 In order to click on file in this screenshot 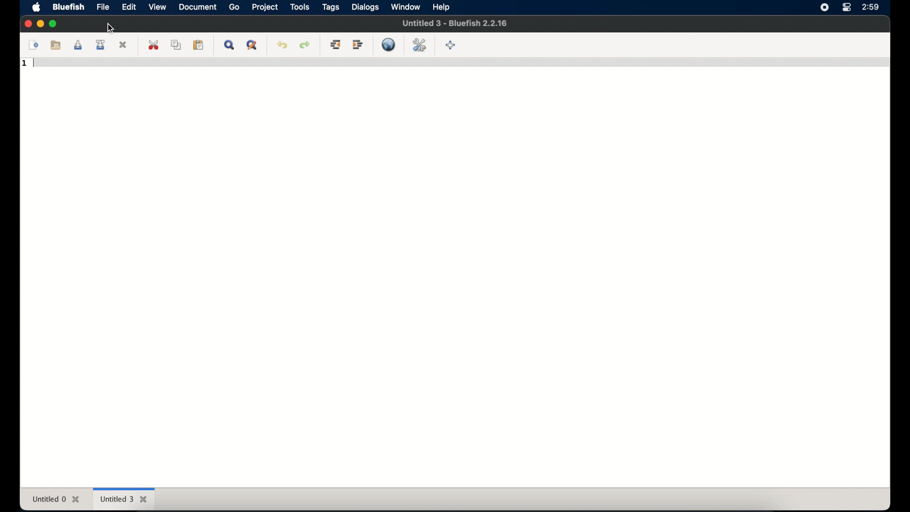, I will do `click(103, 7)`.